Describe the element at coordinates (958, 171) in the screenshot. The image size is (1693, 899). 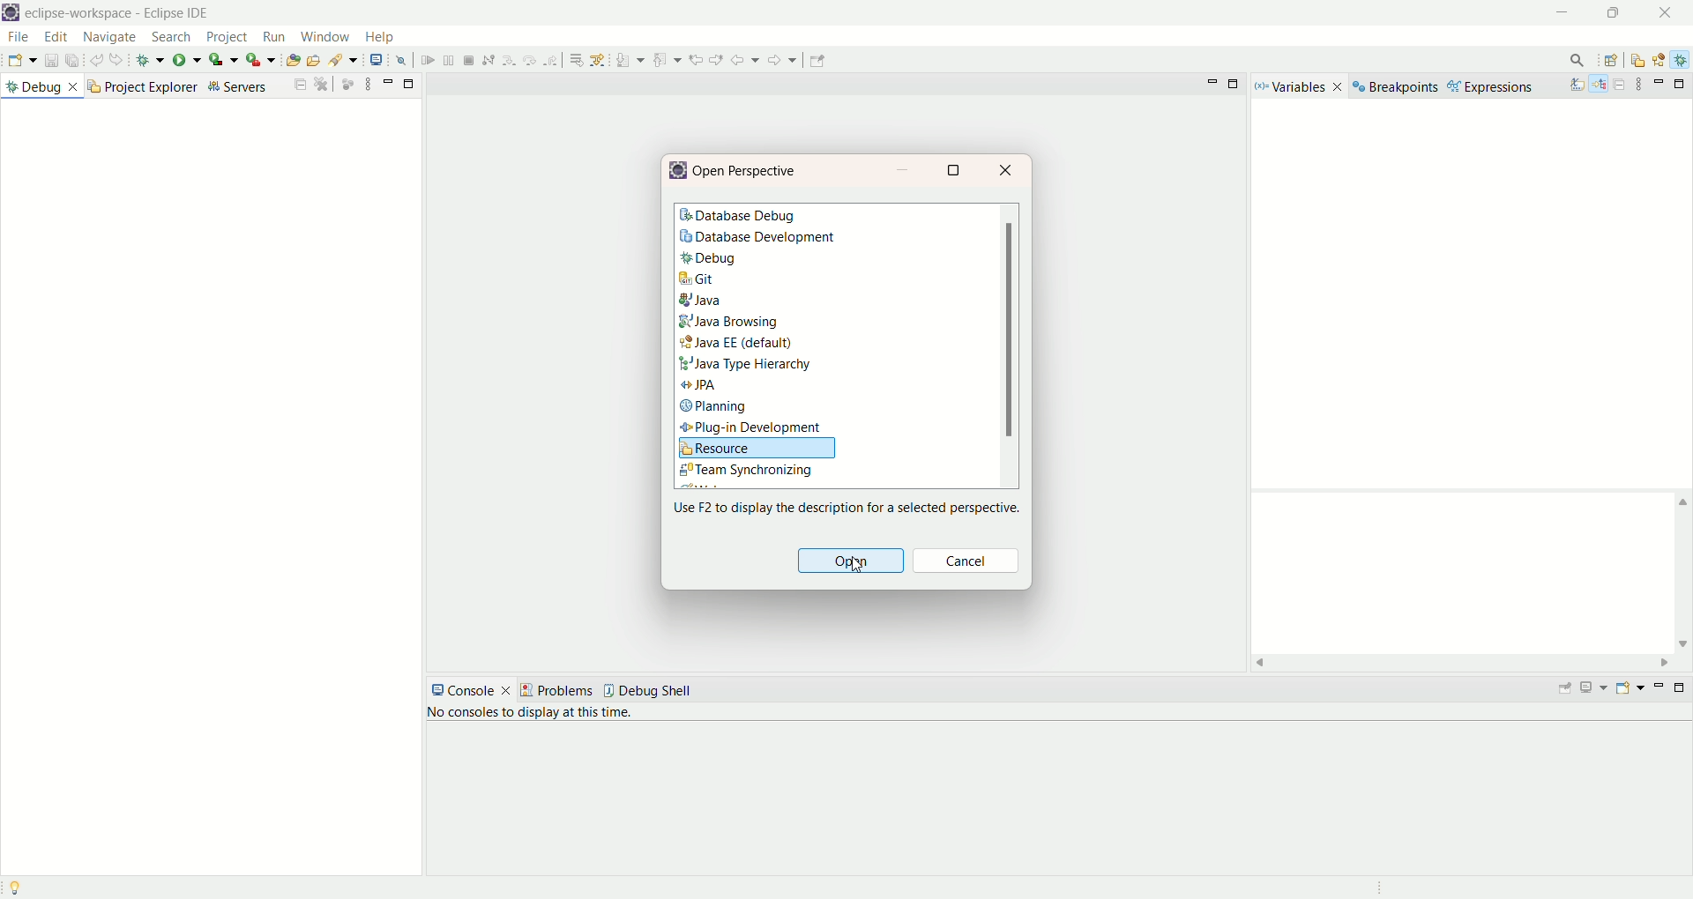
I see `maximize` at that location.